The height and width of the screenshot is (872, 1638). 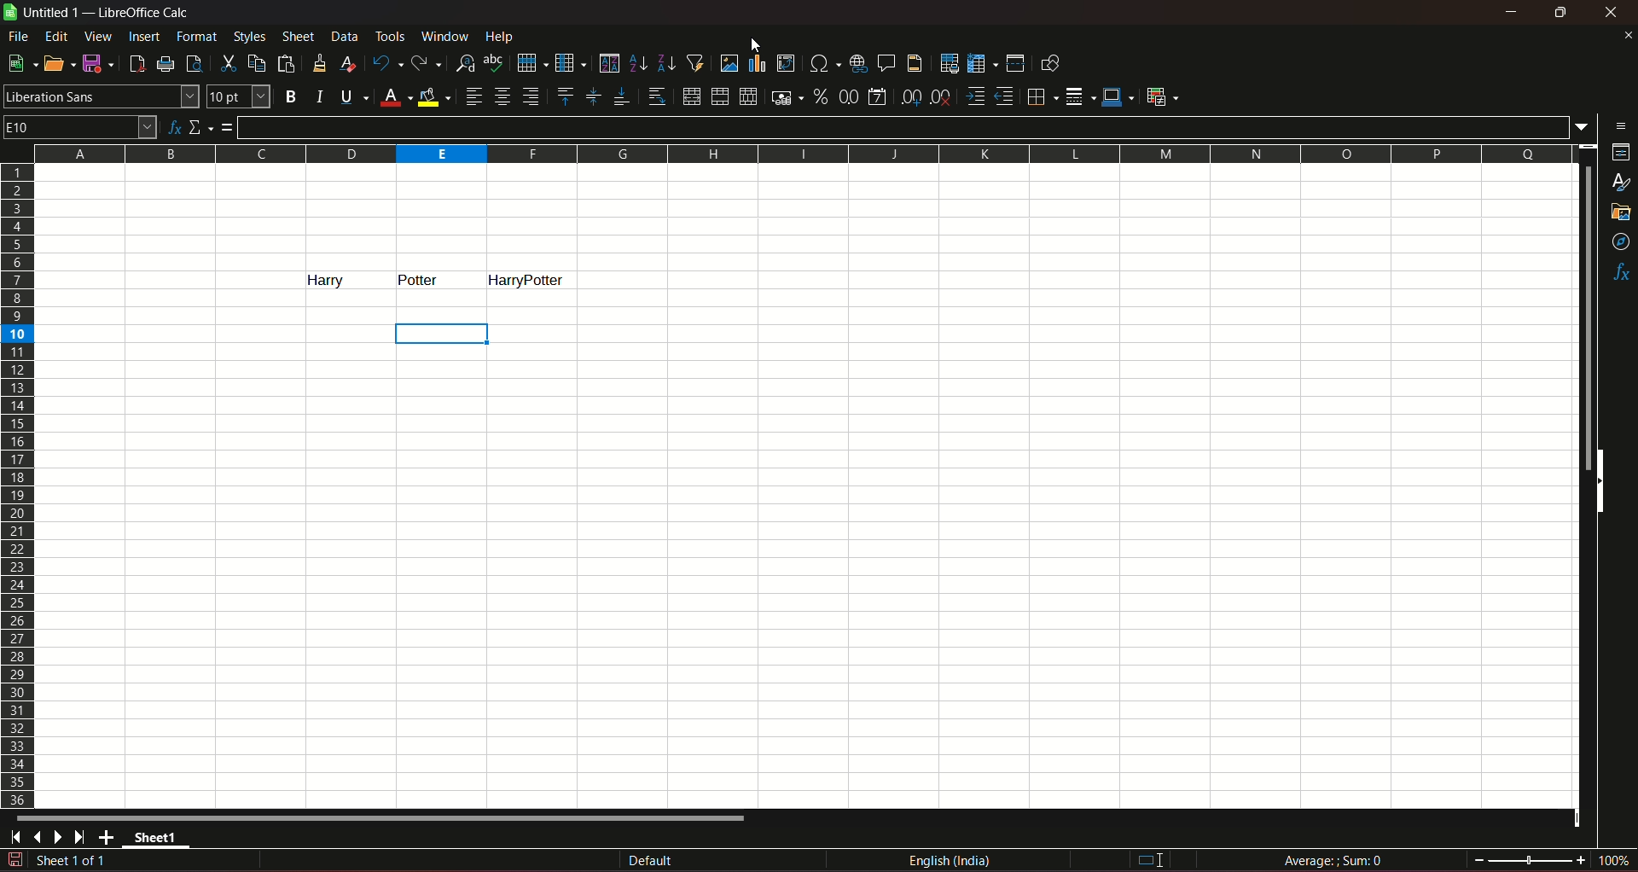 What do you see at coordinates (885, 61) in the screenshot?
I see `insert comment` at bounding box center [885, 61].